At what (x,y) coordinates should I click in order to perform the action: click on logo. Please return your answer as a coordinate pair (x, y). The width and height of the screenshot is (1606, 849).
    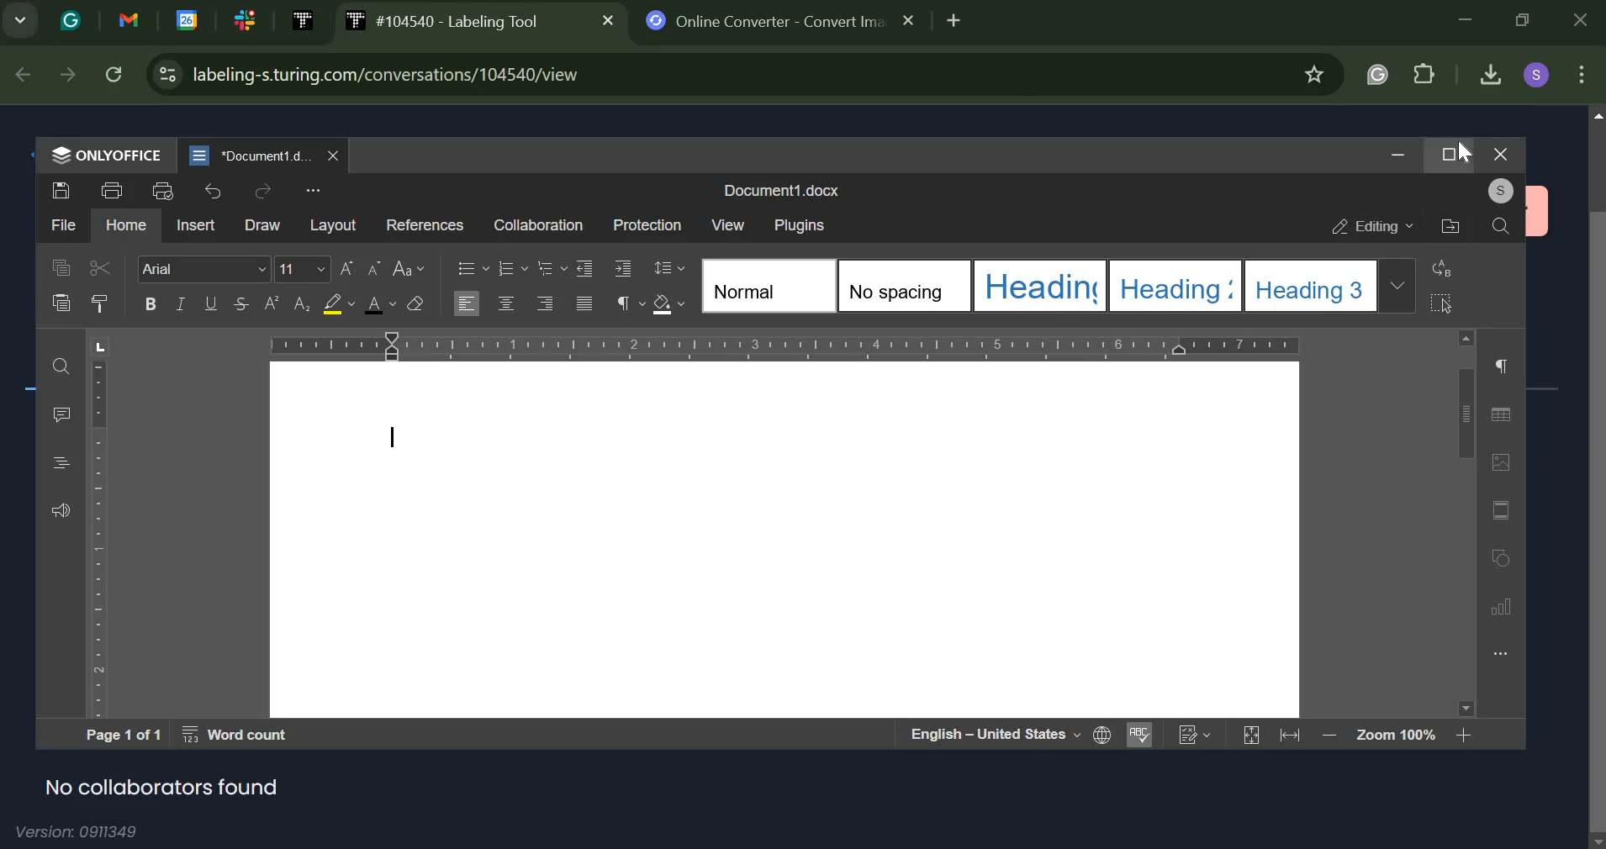
    Looking at the image, I should click on (129, 20).